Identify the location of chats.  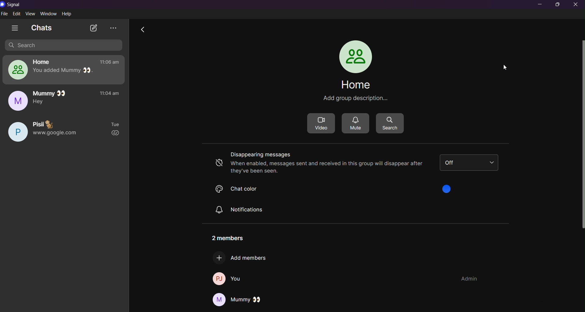
(42, 28).